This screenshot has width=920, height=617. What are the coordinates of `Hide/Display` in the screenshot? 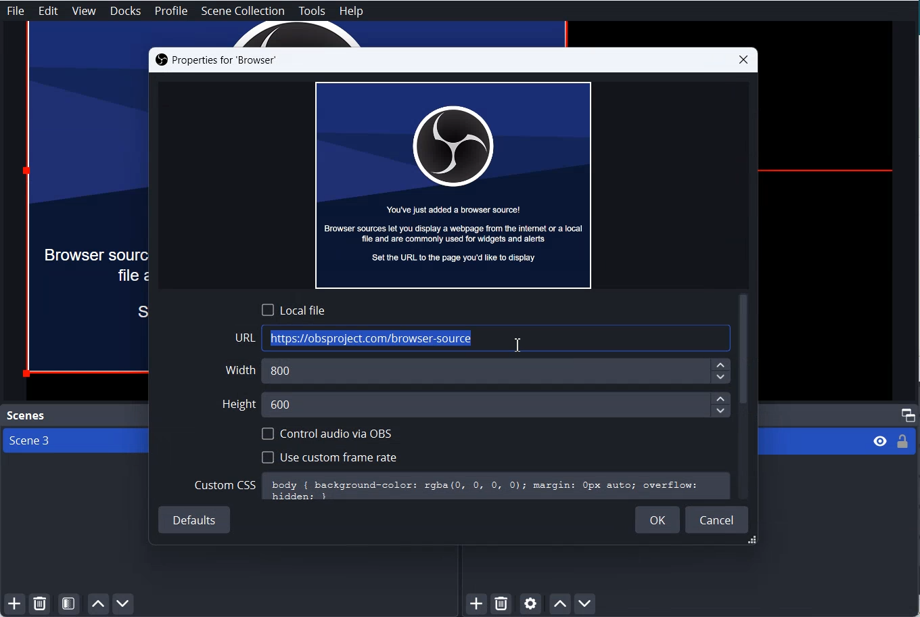 It's located at (879, 442).